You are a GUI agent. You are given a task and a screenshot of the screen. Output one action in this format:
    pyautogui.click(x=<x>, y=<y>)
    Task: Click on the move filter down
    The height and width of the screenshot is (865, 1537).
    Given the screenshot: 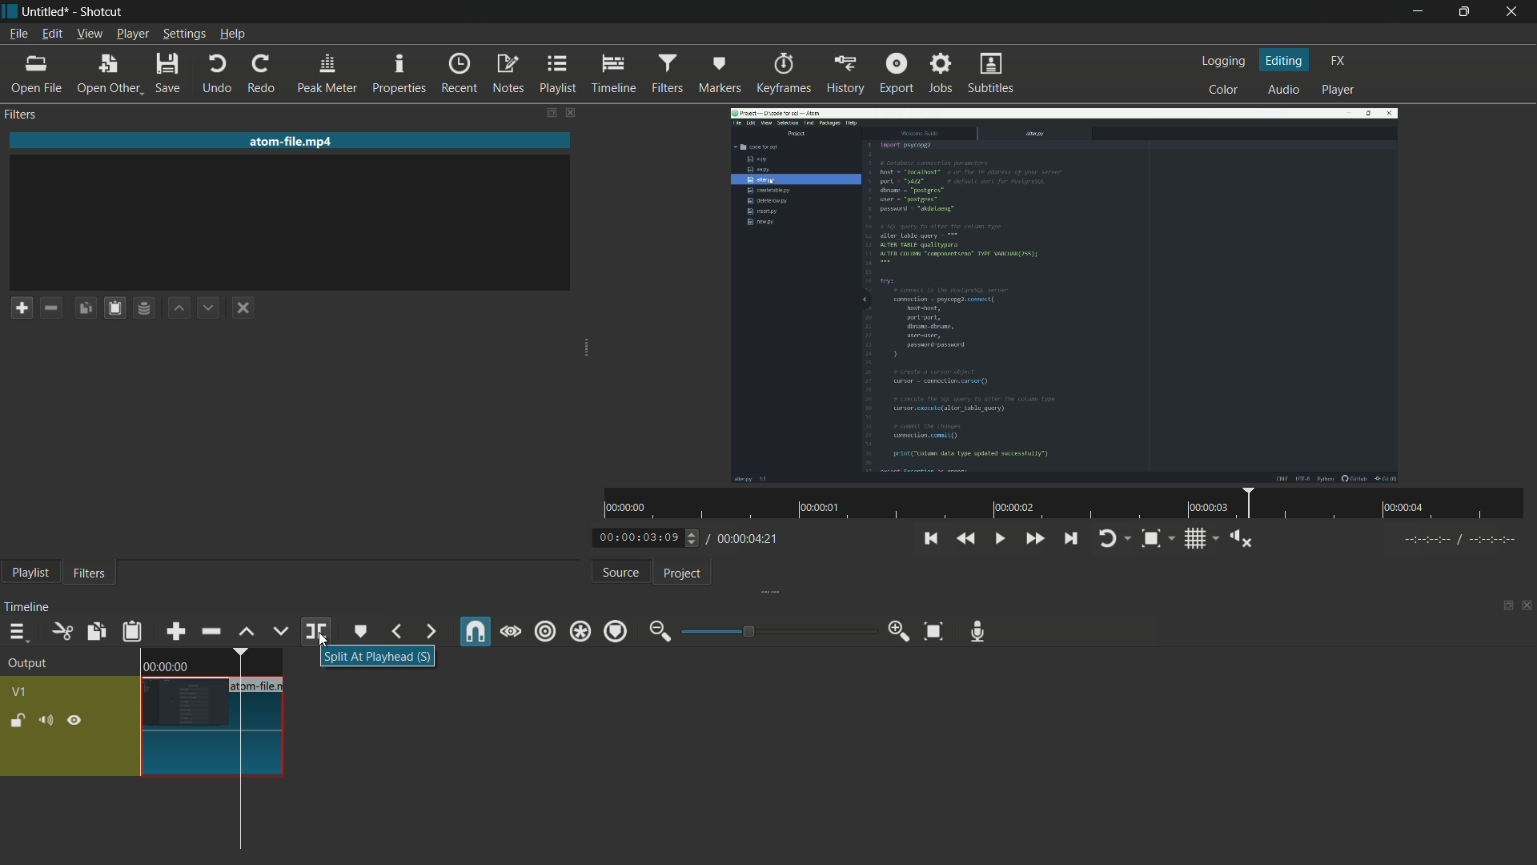 What is the action you would take?
    pyautogui.click(x=210, y=308)
    